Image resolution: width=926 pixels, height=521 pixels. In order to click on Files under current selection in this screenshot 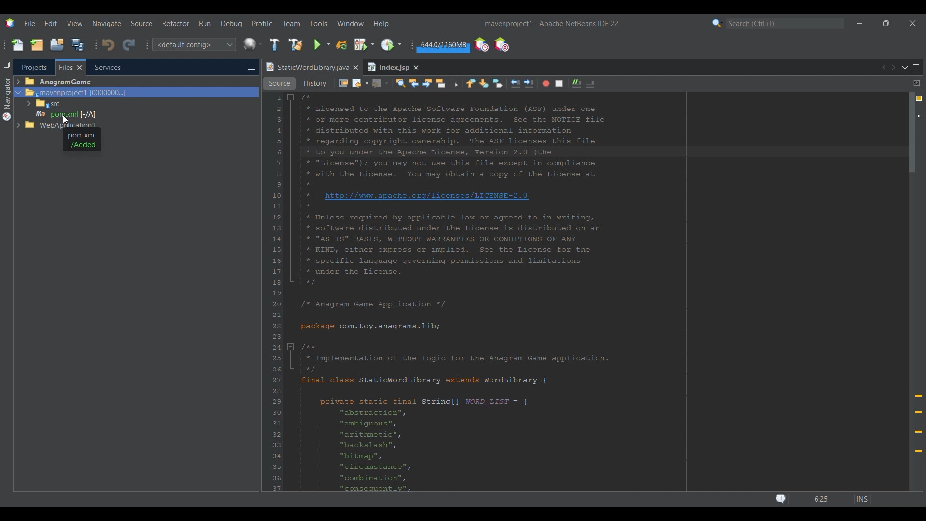, I will do `click(65, 109)`.